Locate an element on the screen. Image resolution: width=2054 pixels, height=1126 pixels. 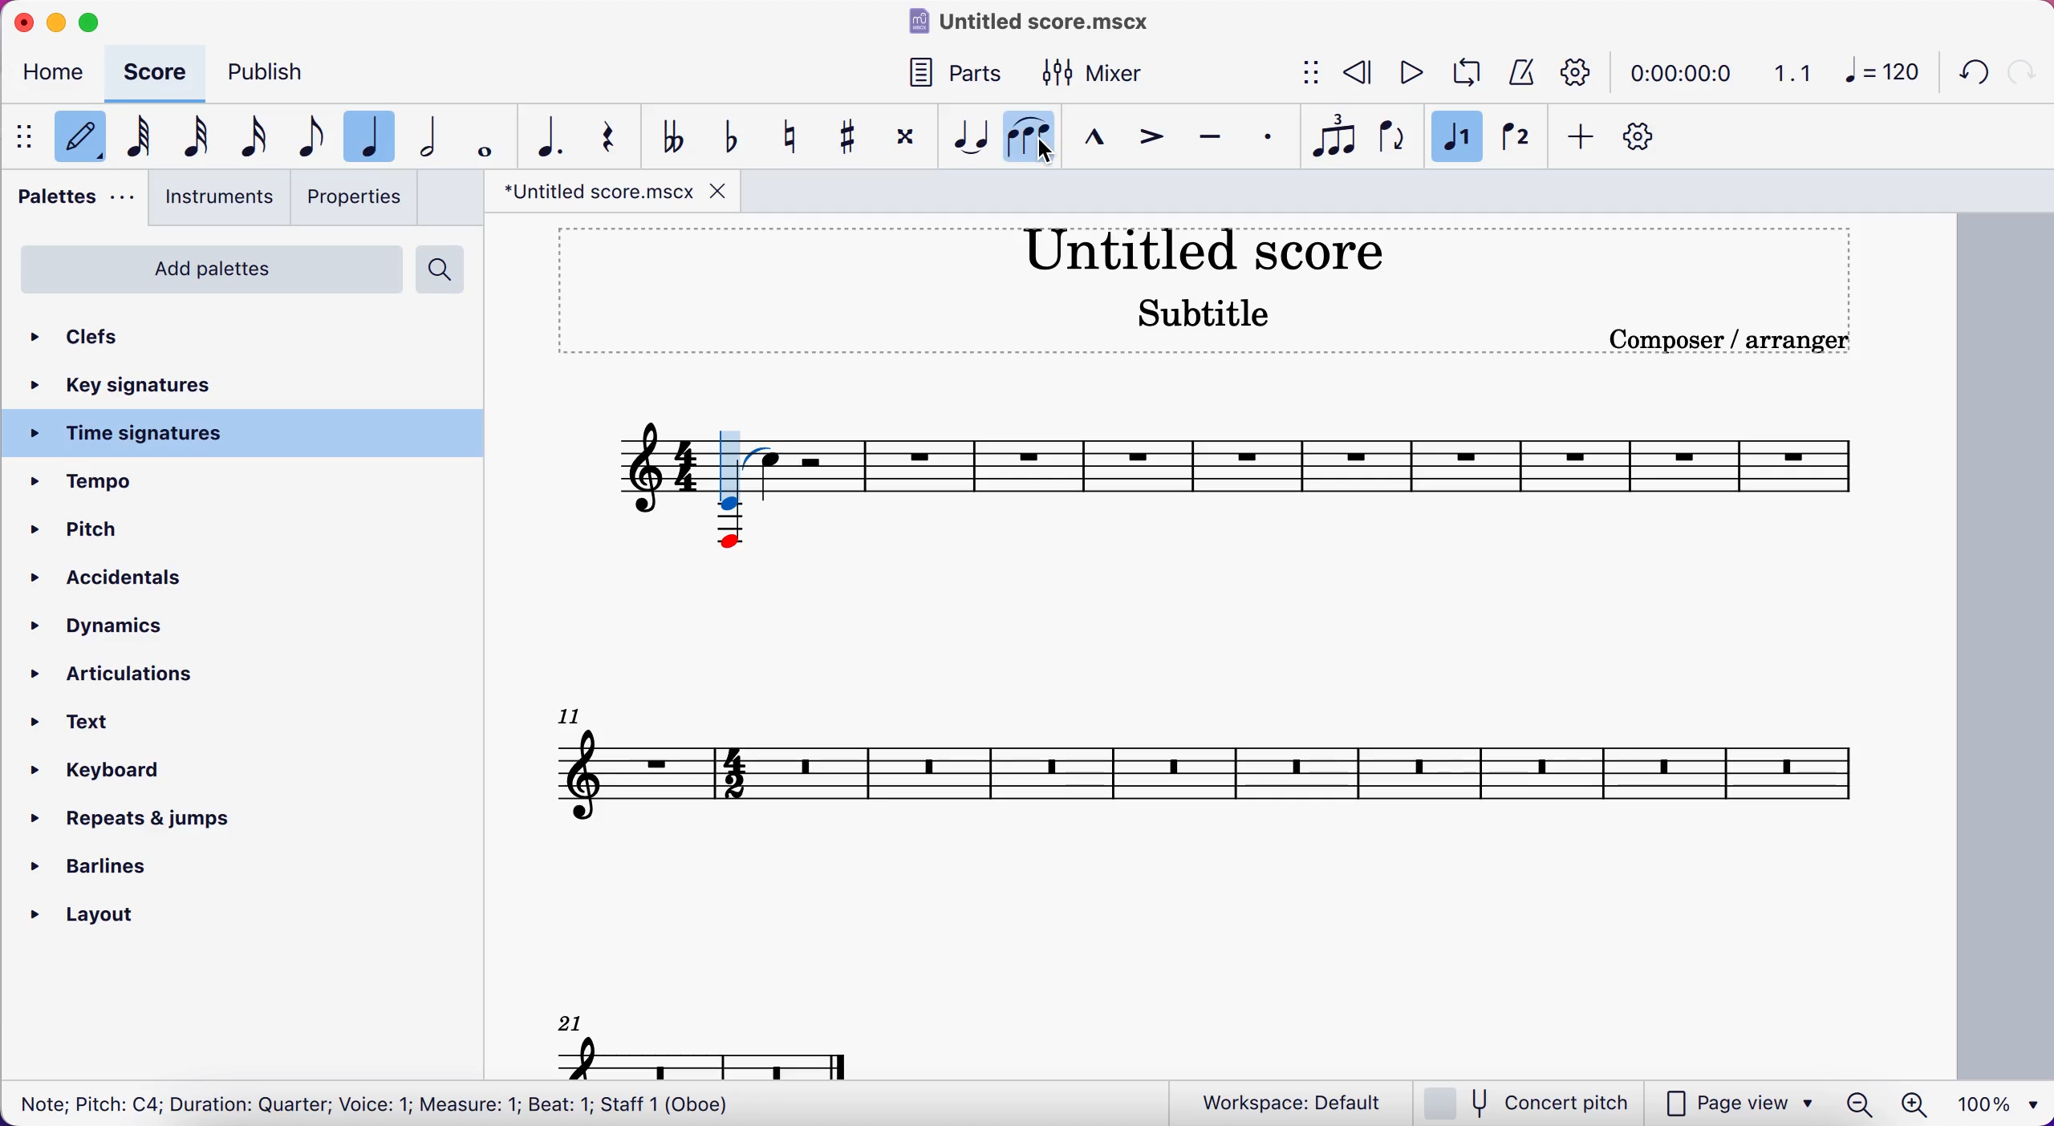
maximize is located at coordinates (101, 23).